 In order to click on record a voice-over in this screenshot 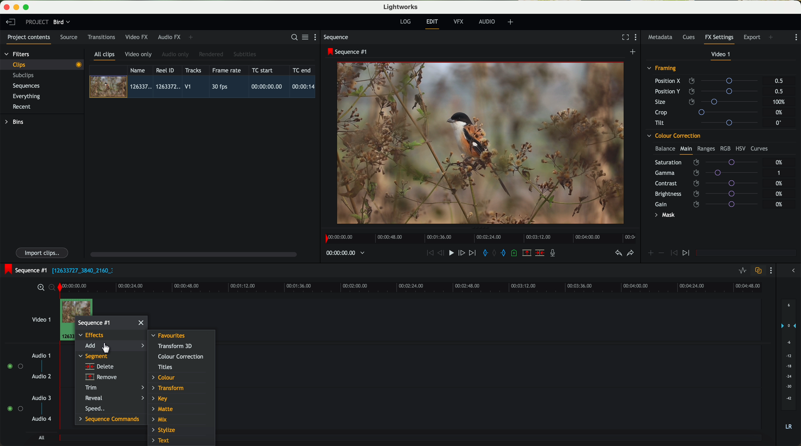, I will do `click(555, 254)`.